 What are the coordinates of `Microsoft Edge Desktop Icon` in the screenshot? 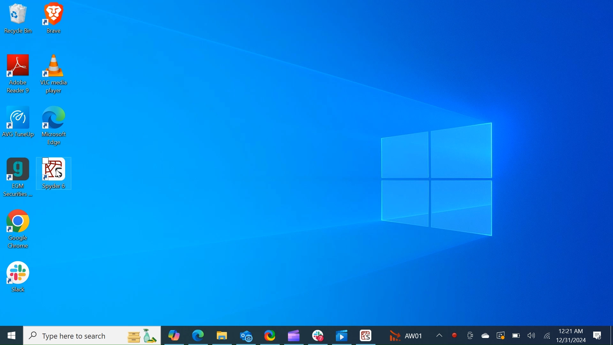 It's located at (54, 126).